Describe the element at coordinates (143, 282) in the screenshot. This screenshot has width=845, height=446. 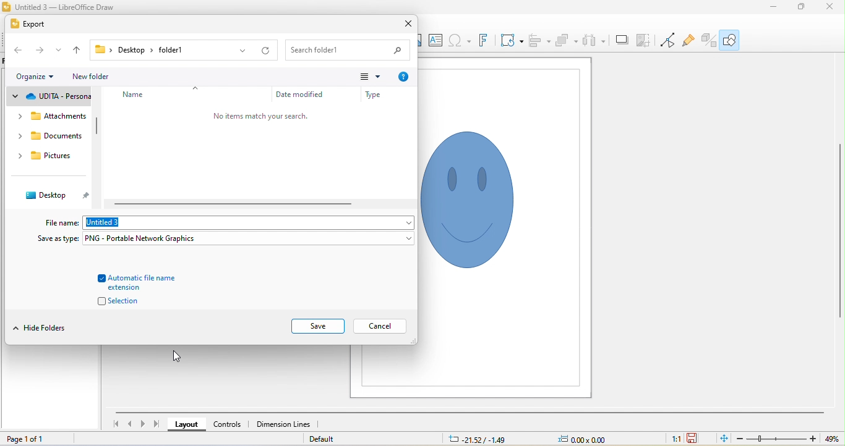
I see `automatic file name extension` at that location.